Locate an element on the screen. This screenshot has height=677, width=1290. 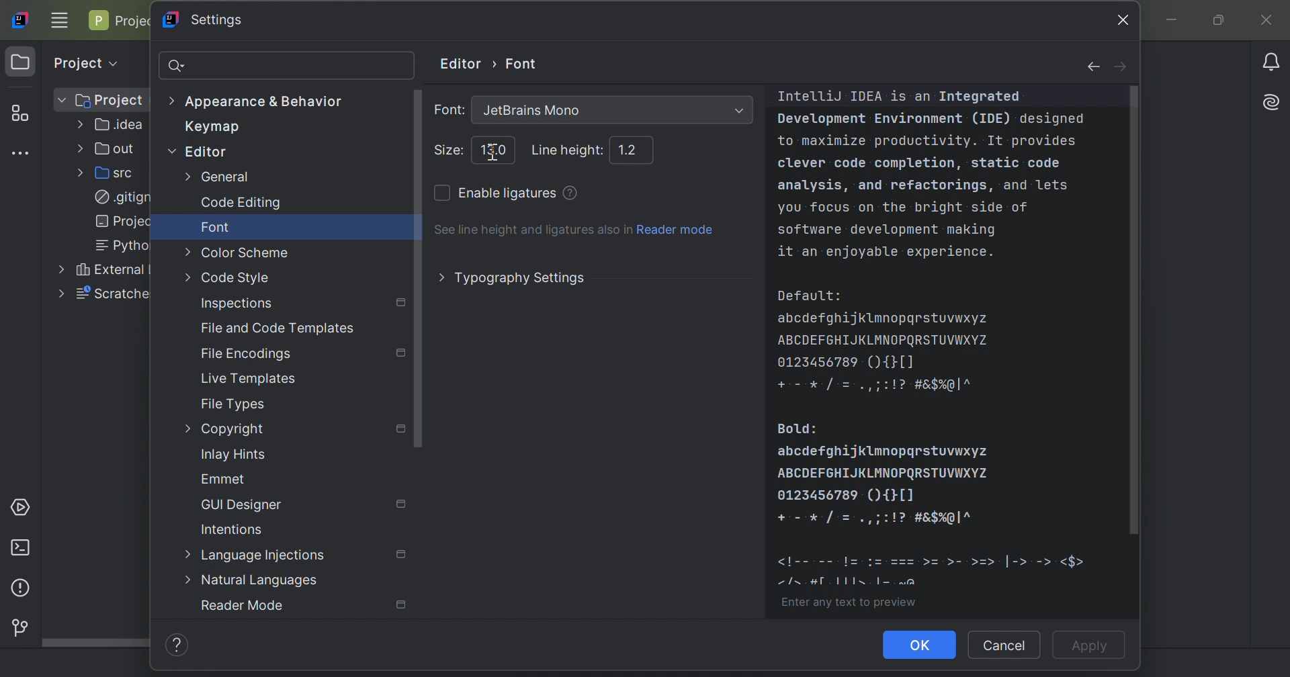
scratche is located at coordinates (103, 296).